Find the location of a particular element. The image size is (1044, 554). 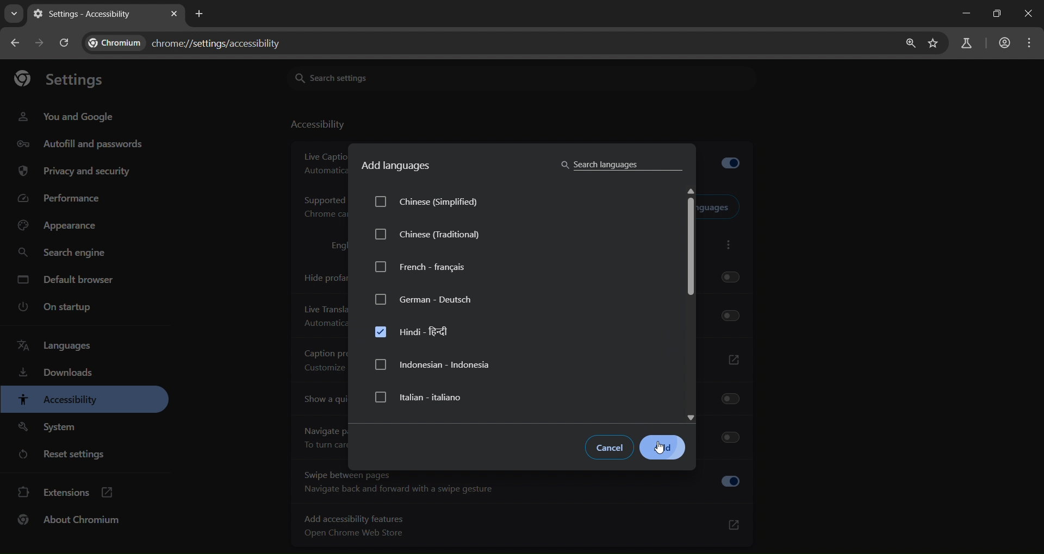

new tab is located at coordinates (201, 15).